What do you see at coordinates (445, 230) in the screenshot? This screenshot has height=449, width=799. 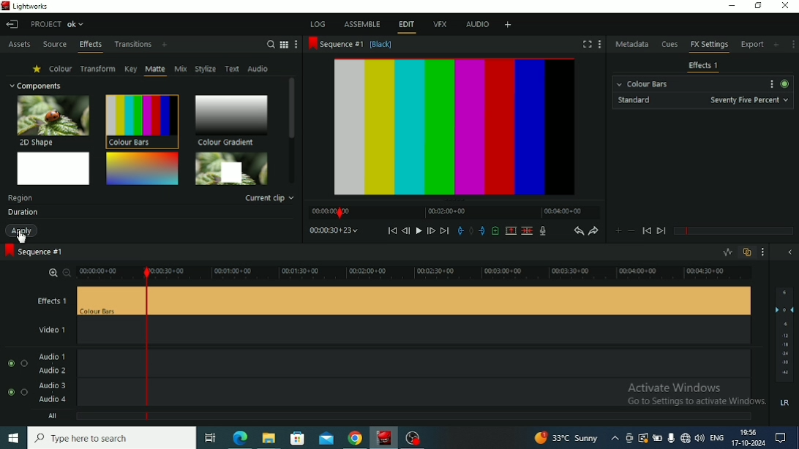 I see `Move forward` at bounding box center [445, 230].